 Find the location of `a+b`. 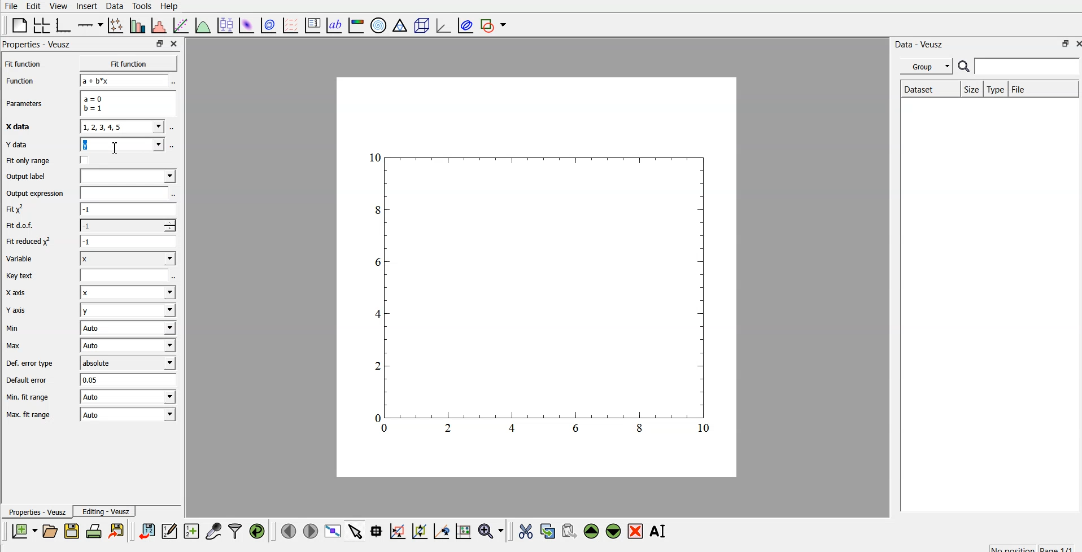

a+b is located at coordinates (123, 81).